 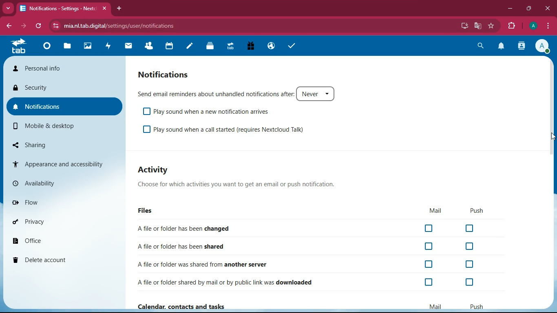 I want to click on close, so click(x=547, y=8).